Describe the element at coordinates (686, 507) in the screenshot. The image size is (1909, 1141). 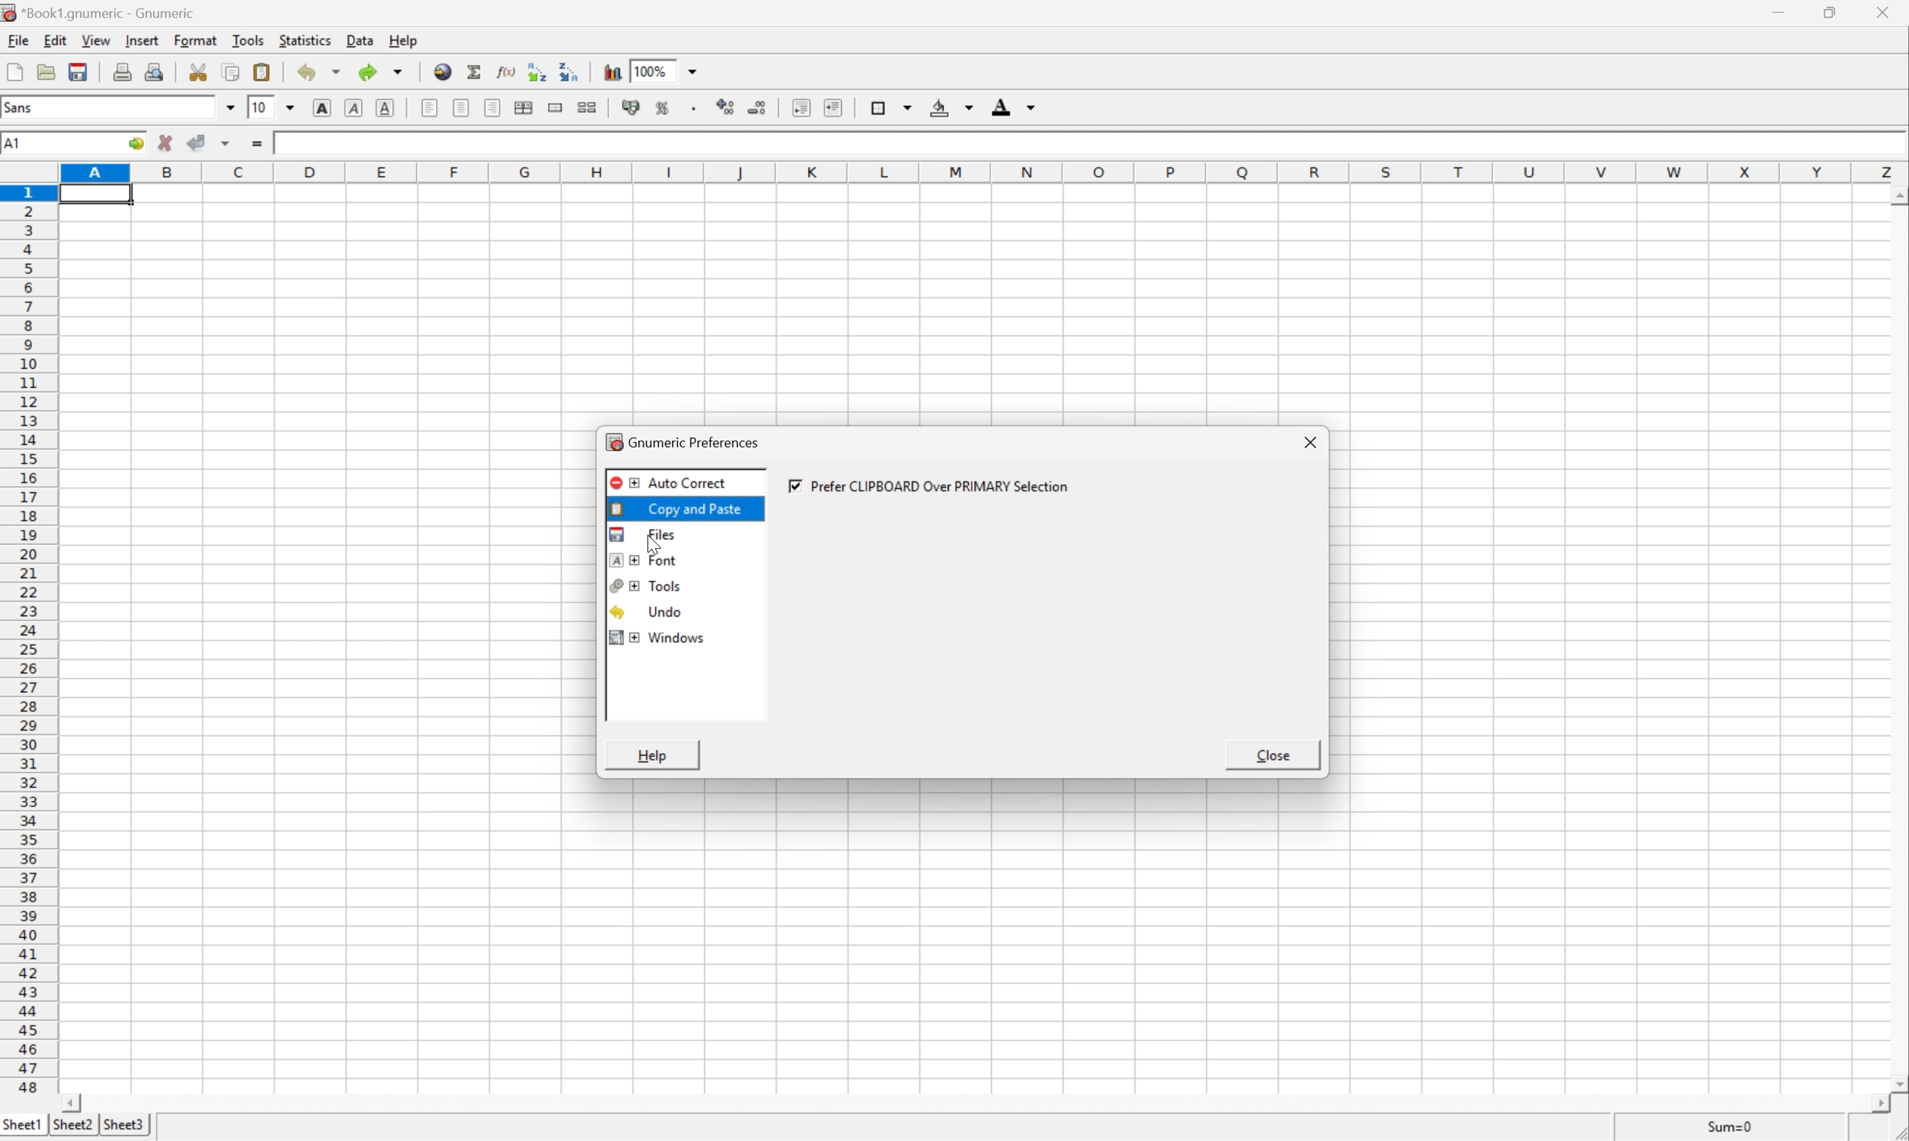
I see `Copy and paste` at that location.